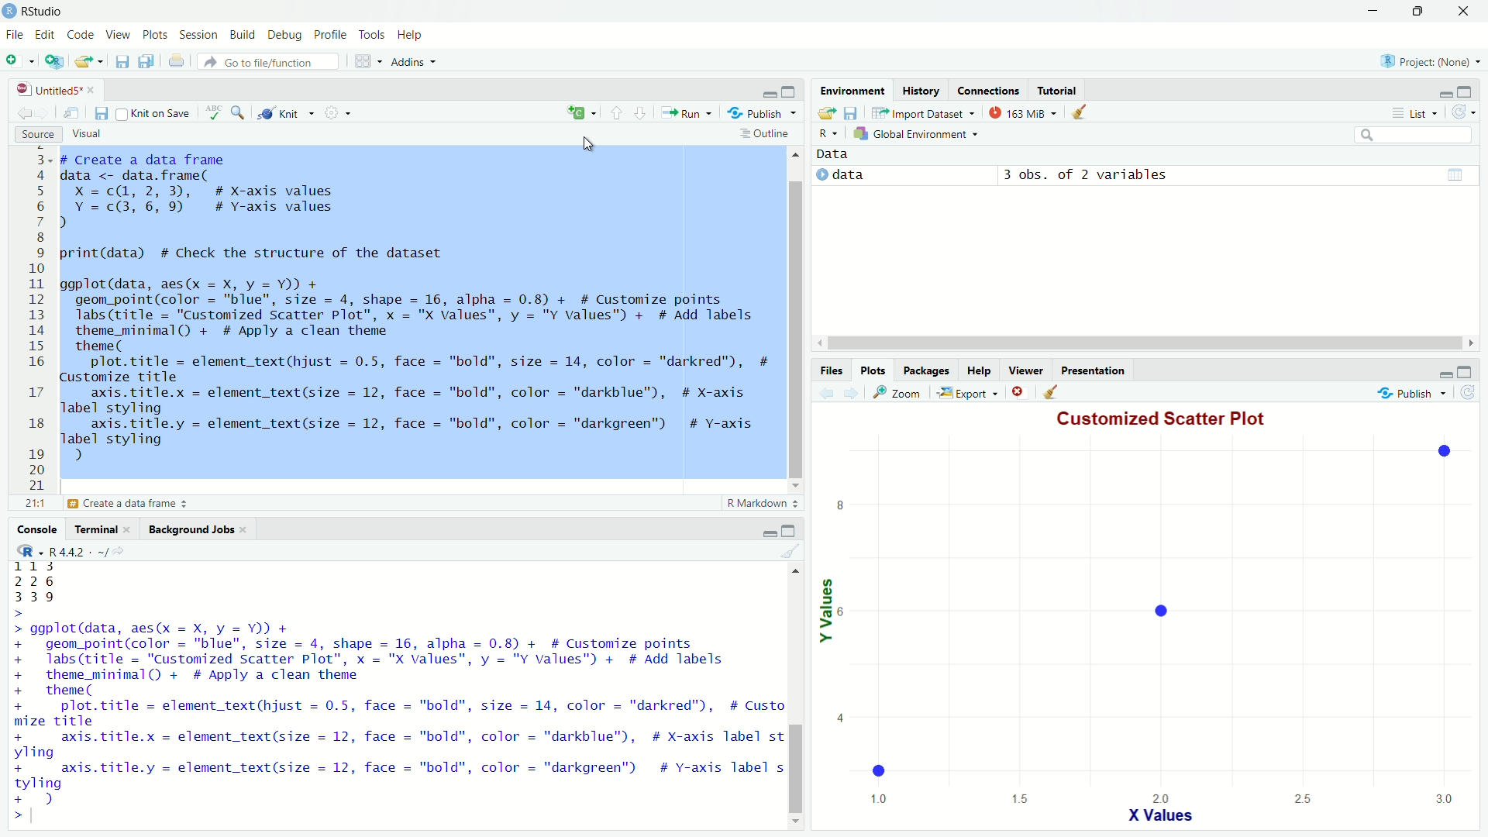 This screenshot has height=837, width=1488. Describe the element at coordinates (1158, 806) in the screenshot. I see `X Values` at that location.